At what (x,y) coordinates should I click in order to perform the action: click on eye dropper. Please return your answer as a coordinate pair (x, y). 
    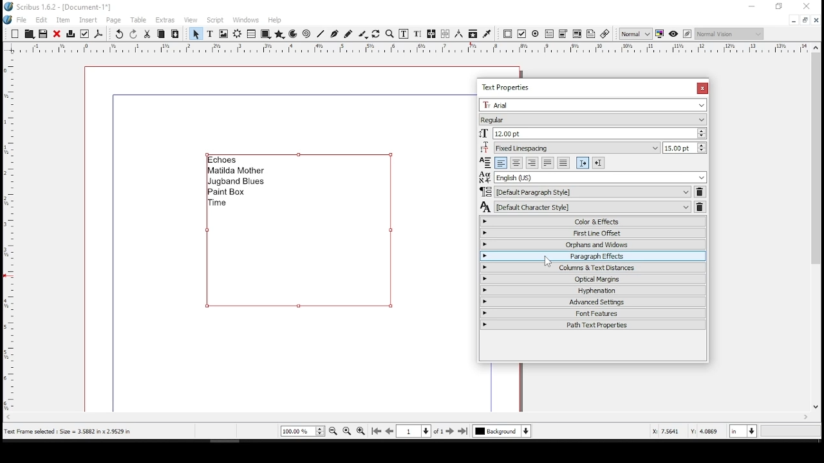
    Looking at the image, I should click on (487, 33).